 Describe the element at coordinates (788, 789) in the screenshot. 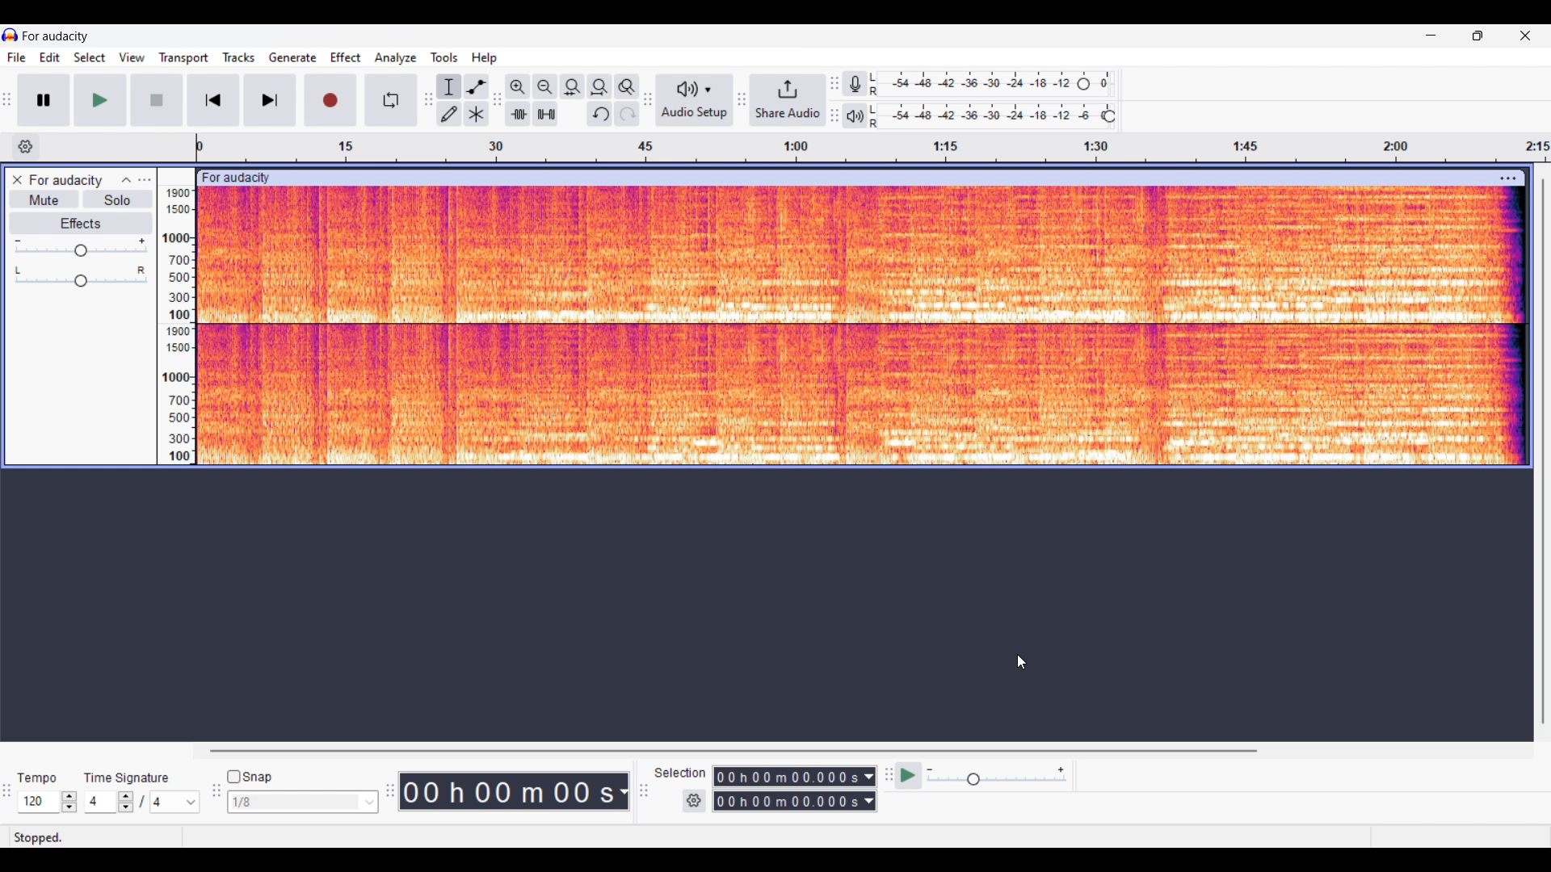

I see `Selection duration` at that location.